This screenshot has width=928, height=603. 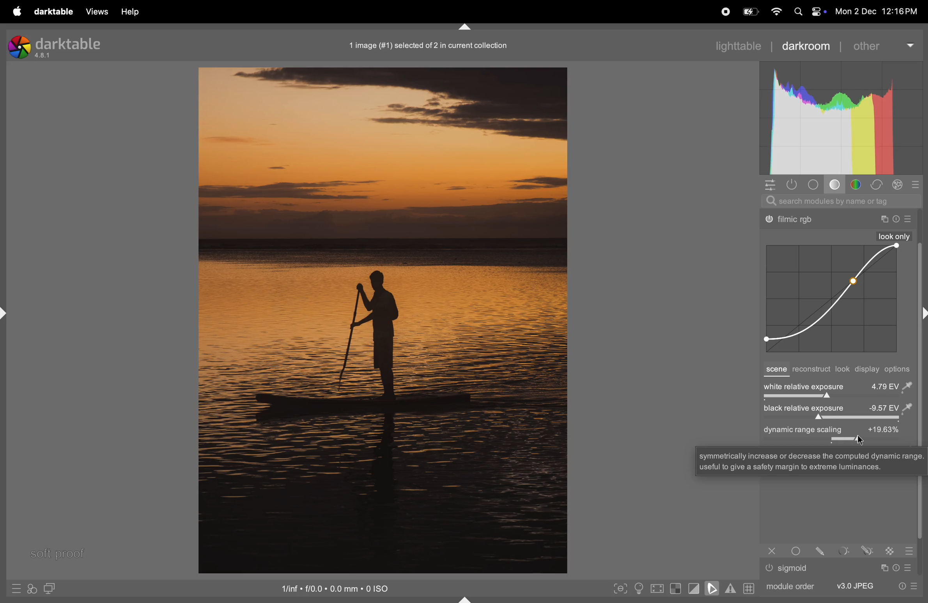 I want to click on wifi, so click(x=775, y=12).